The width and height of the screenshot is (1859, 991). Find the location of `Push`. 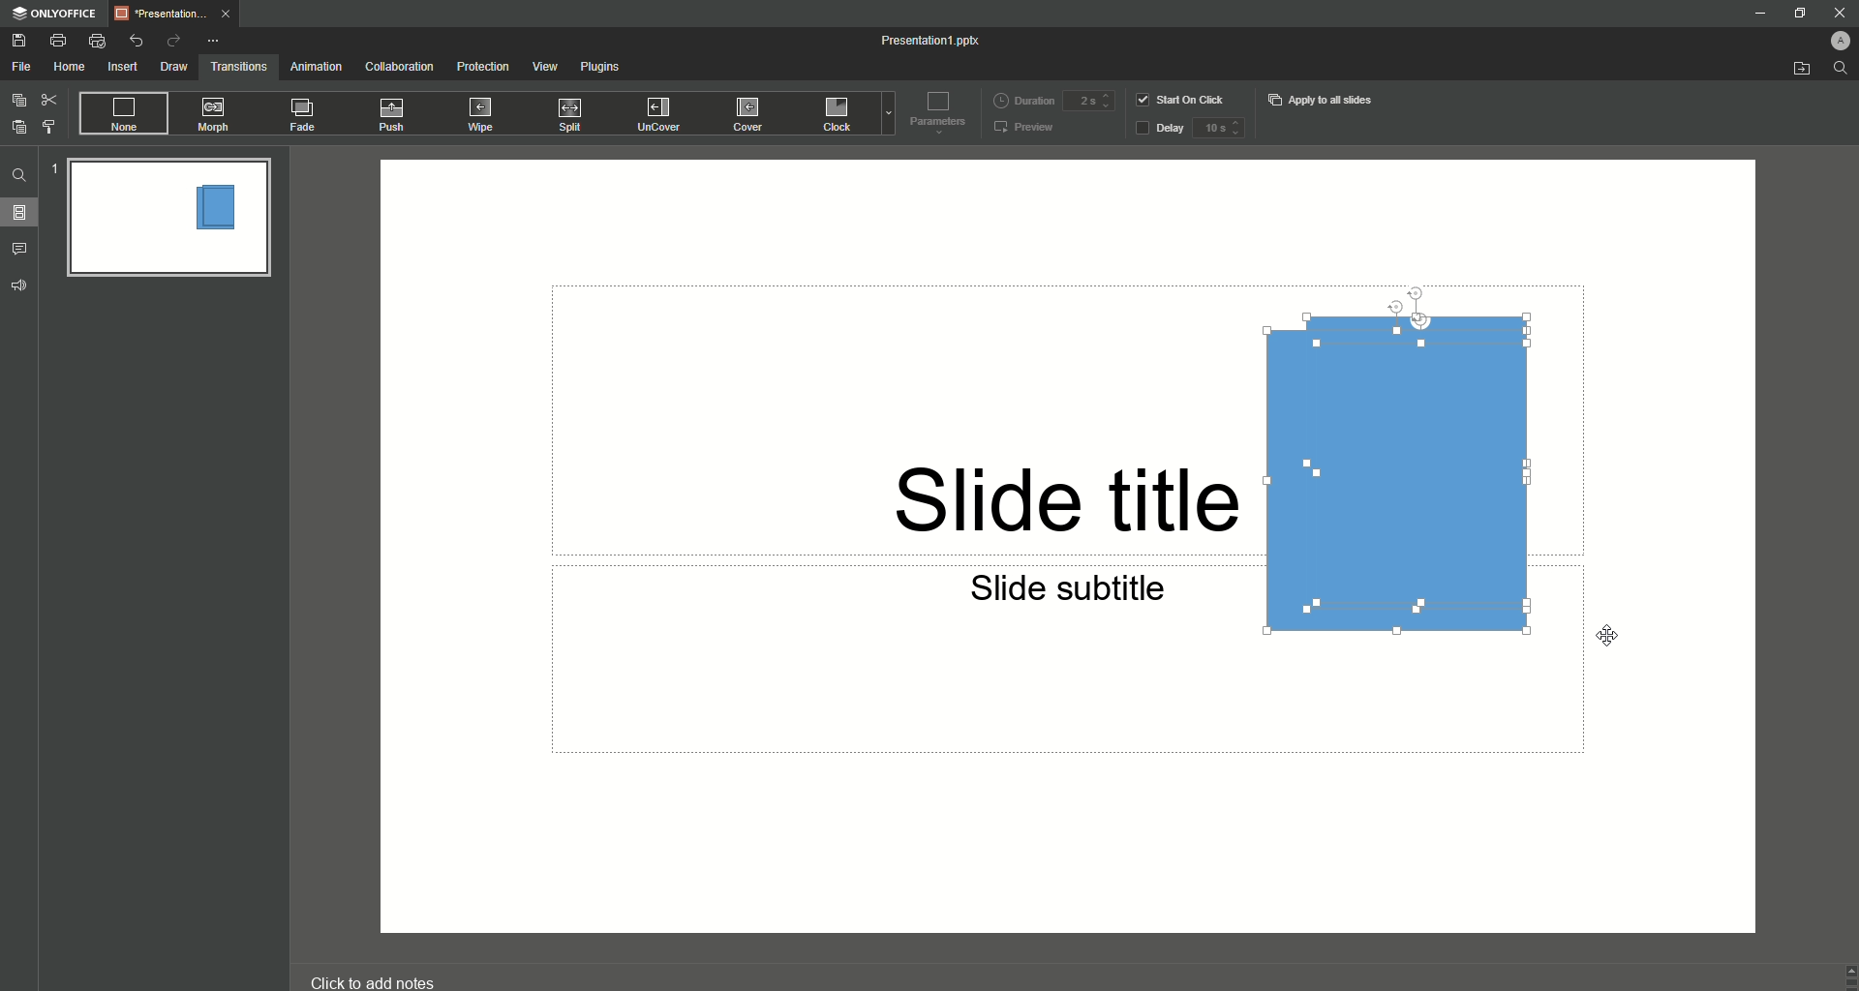

Push is located at coordinates (395, 115).